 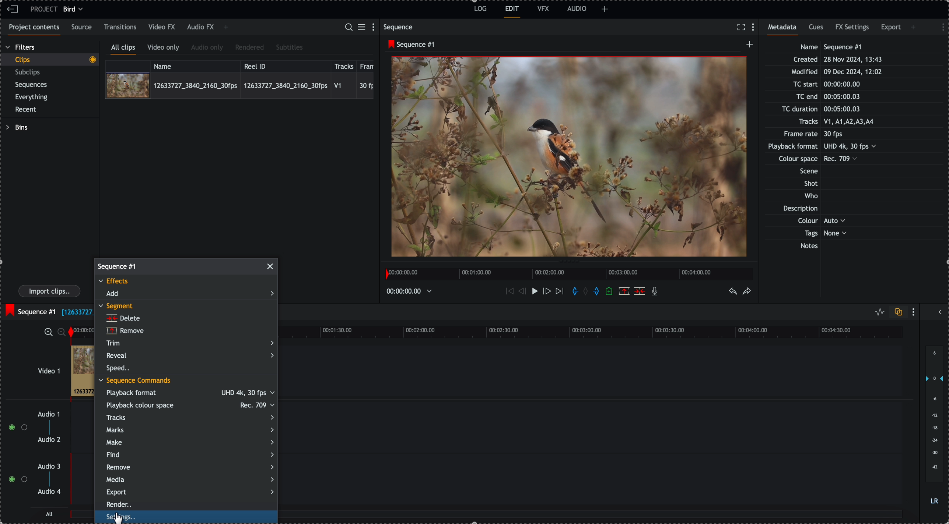 What do you see at coordinates (189, 343) in the screenshot?
I see `trim` at bounding box center [189, 343].